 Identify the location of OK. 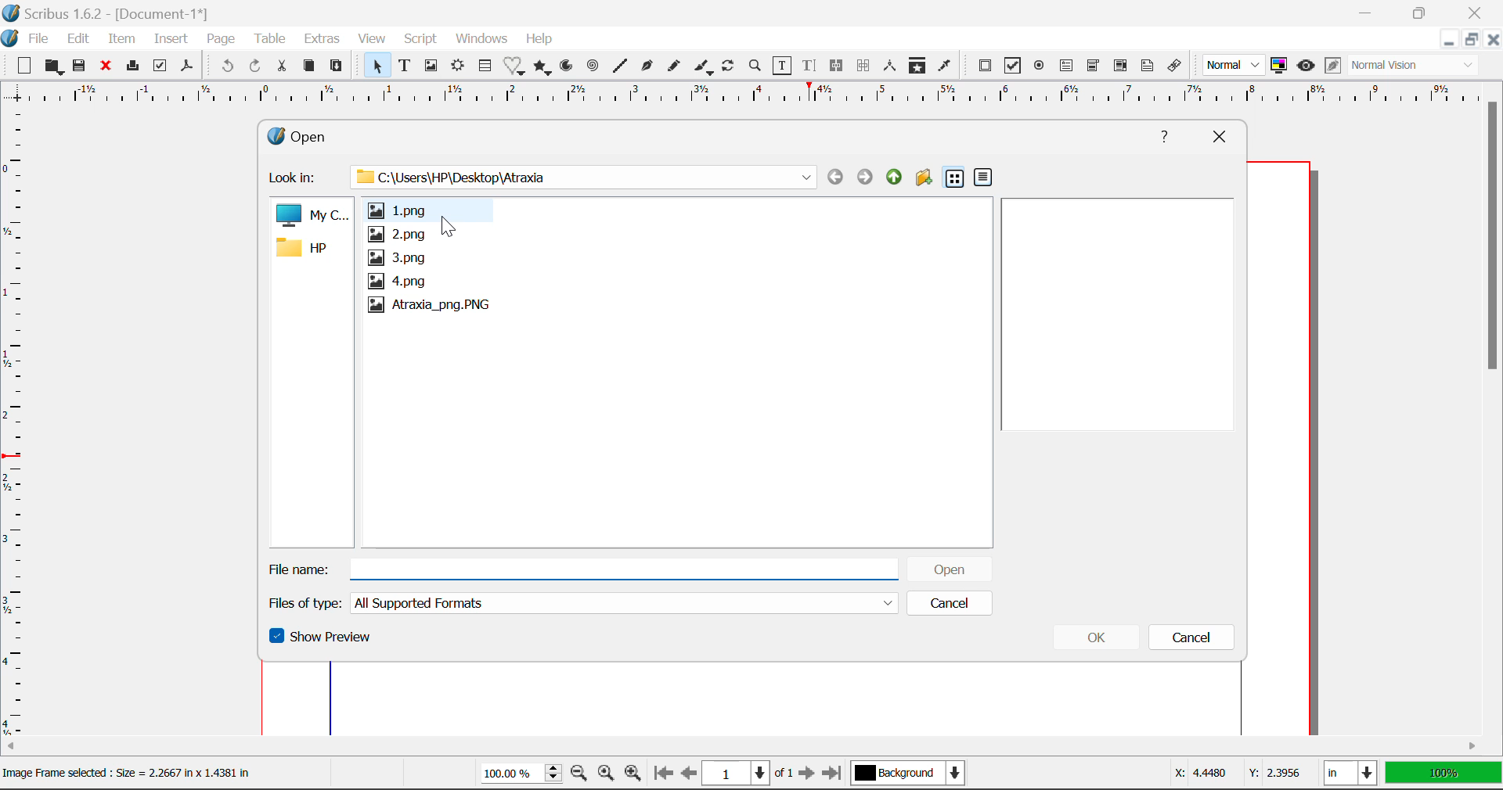
(1098, 640).